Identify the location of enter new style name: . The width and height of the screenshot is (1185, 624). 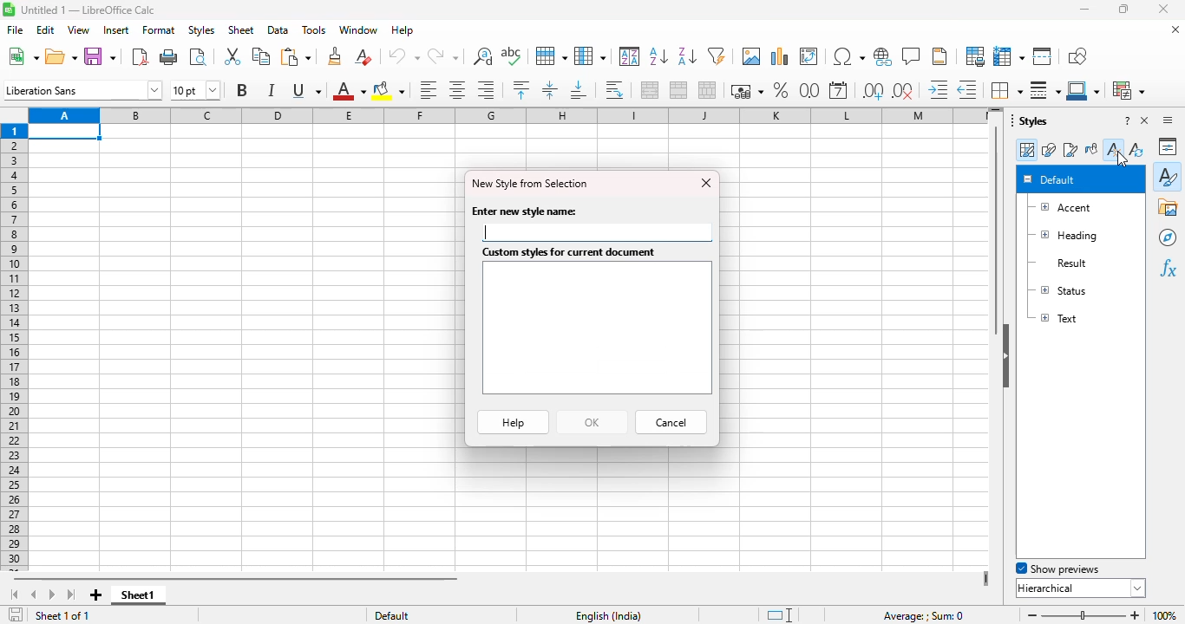
(524, 211).